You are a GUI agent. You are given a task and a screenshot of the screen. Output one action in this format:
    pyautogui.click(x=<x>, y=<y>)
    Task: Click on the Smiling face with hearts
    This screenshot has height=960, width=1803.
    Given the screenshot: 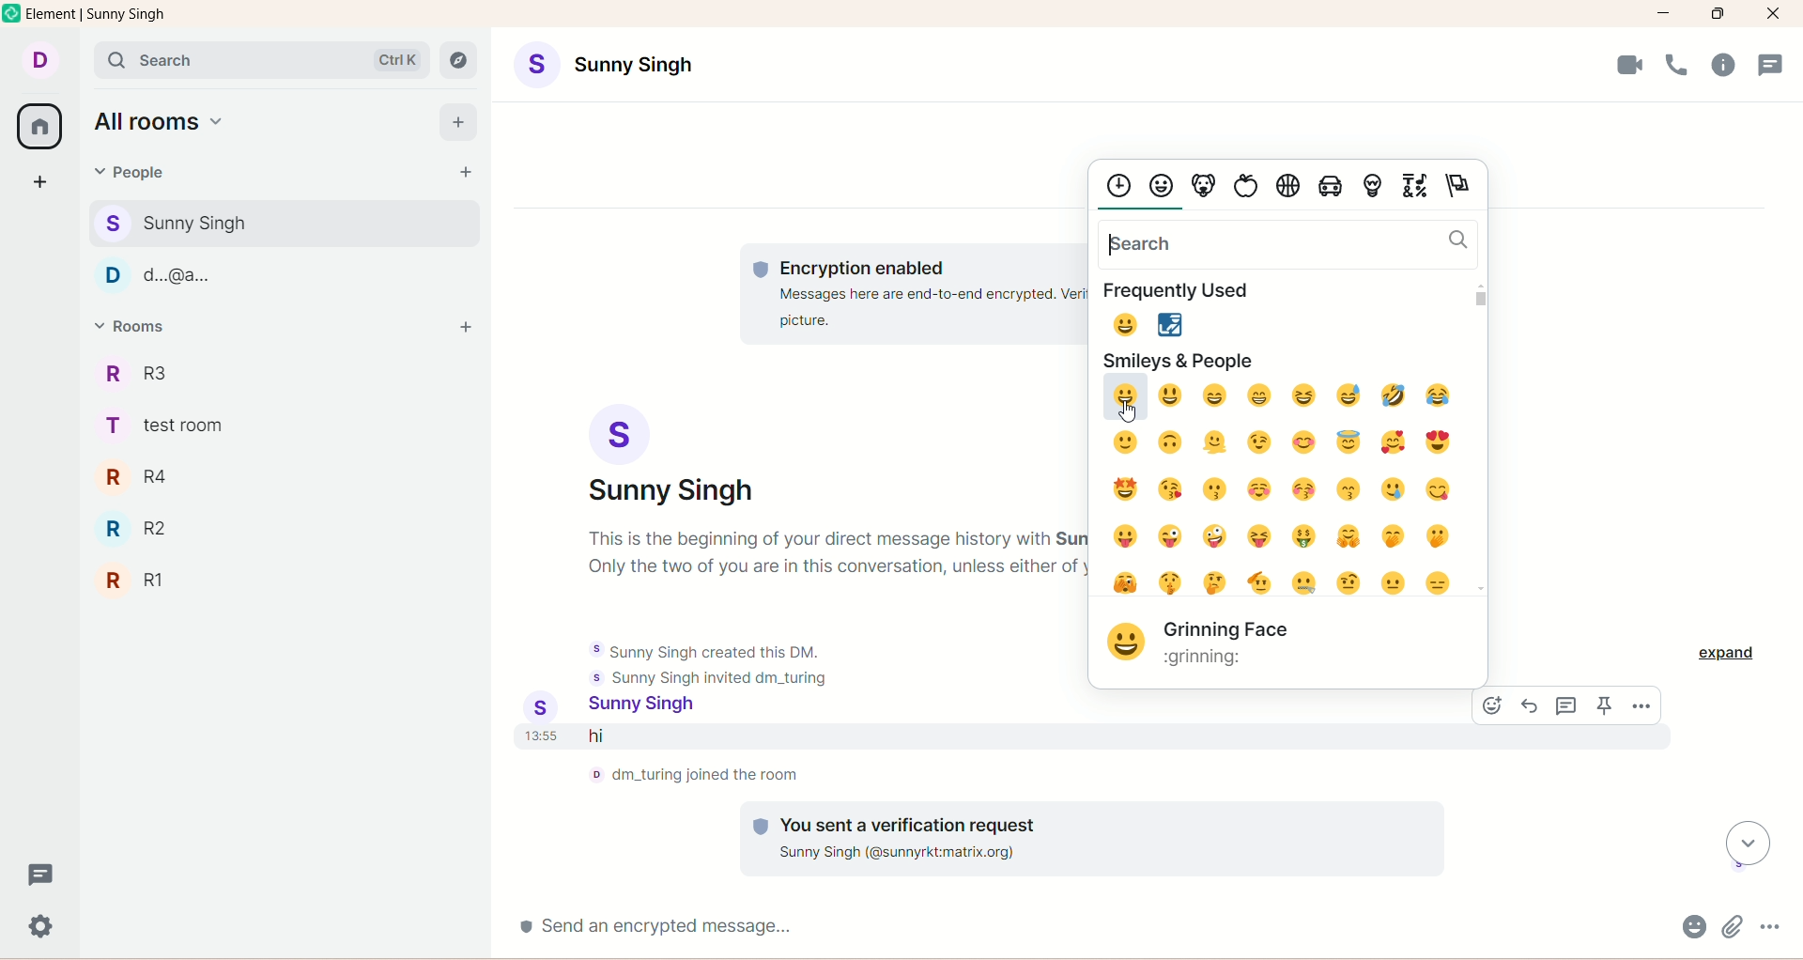 What is the action you would take?
    pyautogui.click(x=1395, y=442)
    